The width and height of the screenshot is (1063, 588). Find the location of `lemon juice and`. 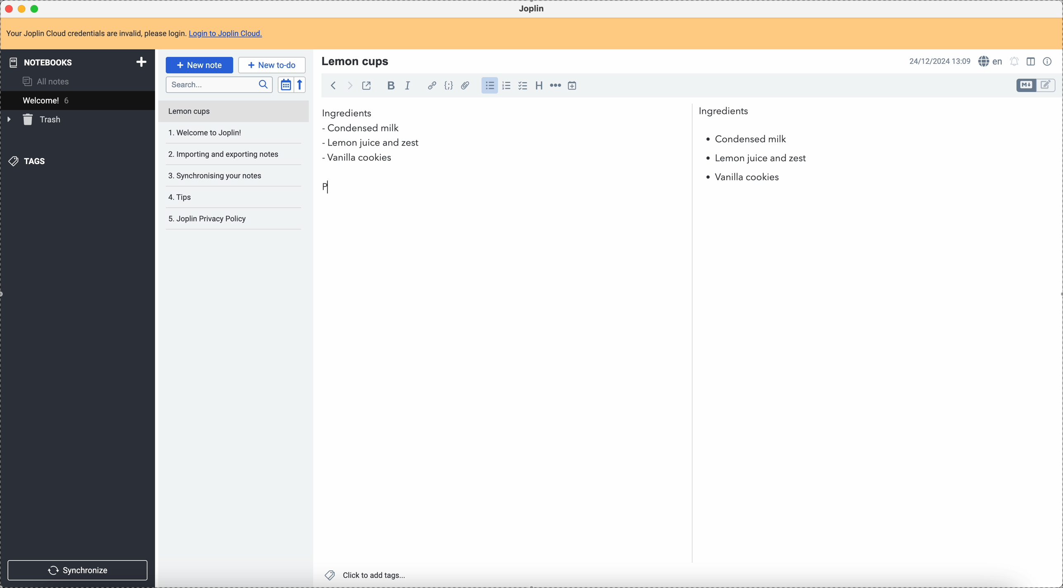

lemon juice and is located at coordinates (756, 160).